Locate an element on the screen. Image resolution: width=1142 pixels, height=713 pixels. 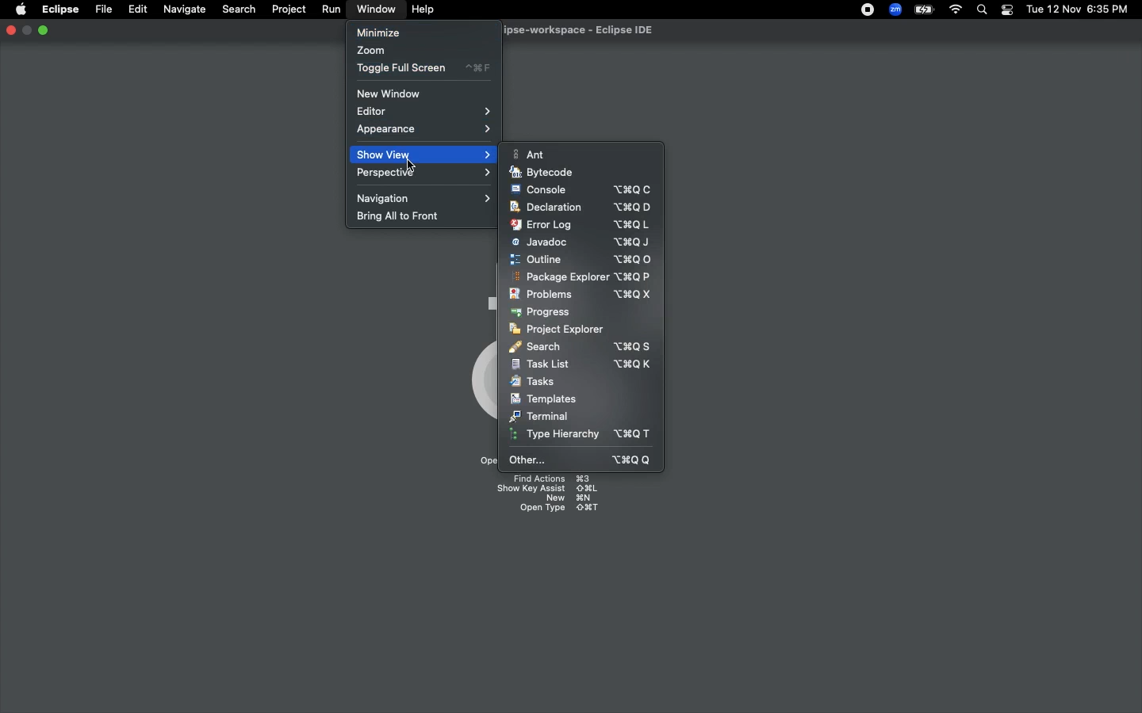
Edit is located at coordinates (138, 10).